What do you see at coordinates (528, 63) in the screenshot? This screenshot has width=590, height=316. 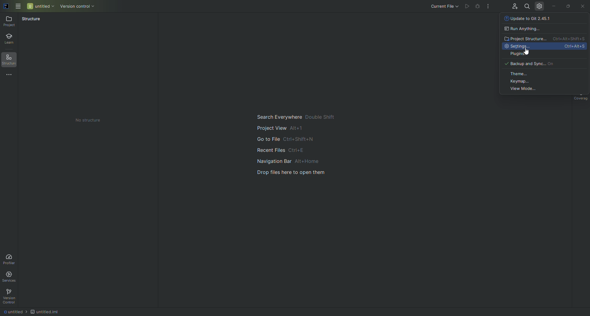 I see `Backup and Sync` at bounding box center [528, 63].